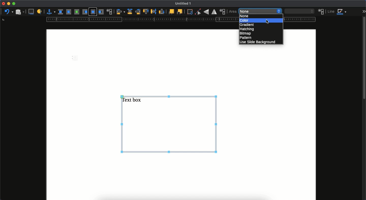 This screenshot has width=366, height=200. What do you see at coordinates (171, 11) in the screenshot?
I see `front one` at bounding box center [171, 11].